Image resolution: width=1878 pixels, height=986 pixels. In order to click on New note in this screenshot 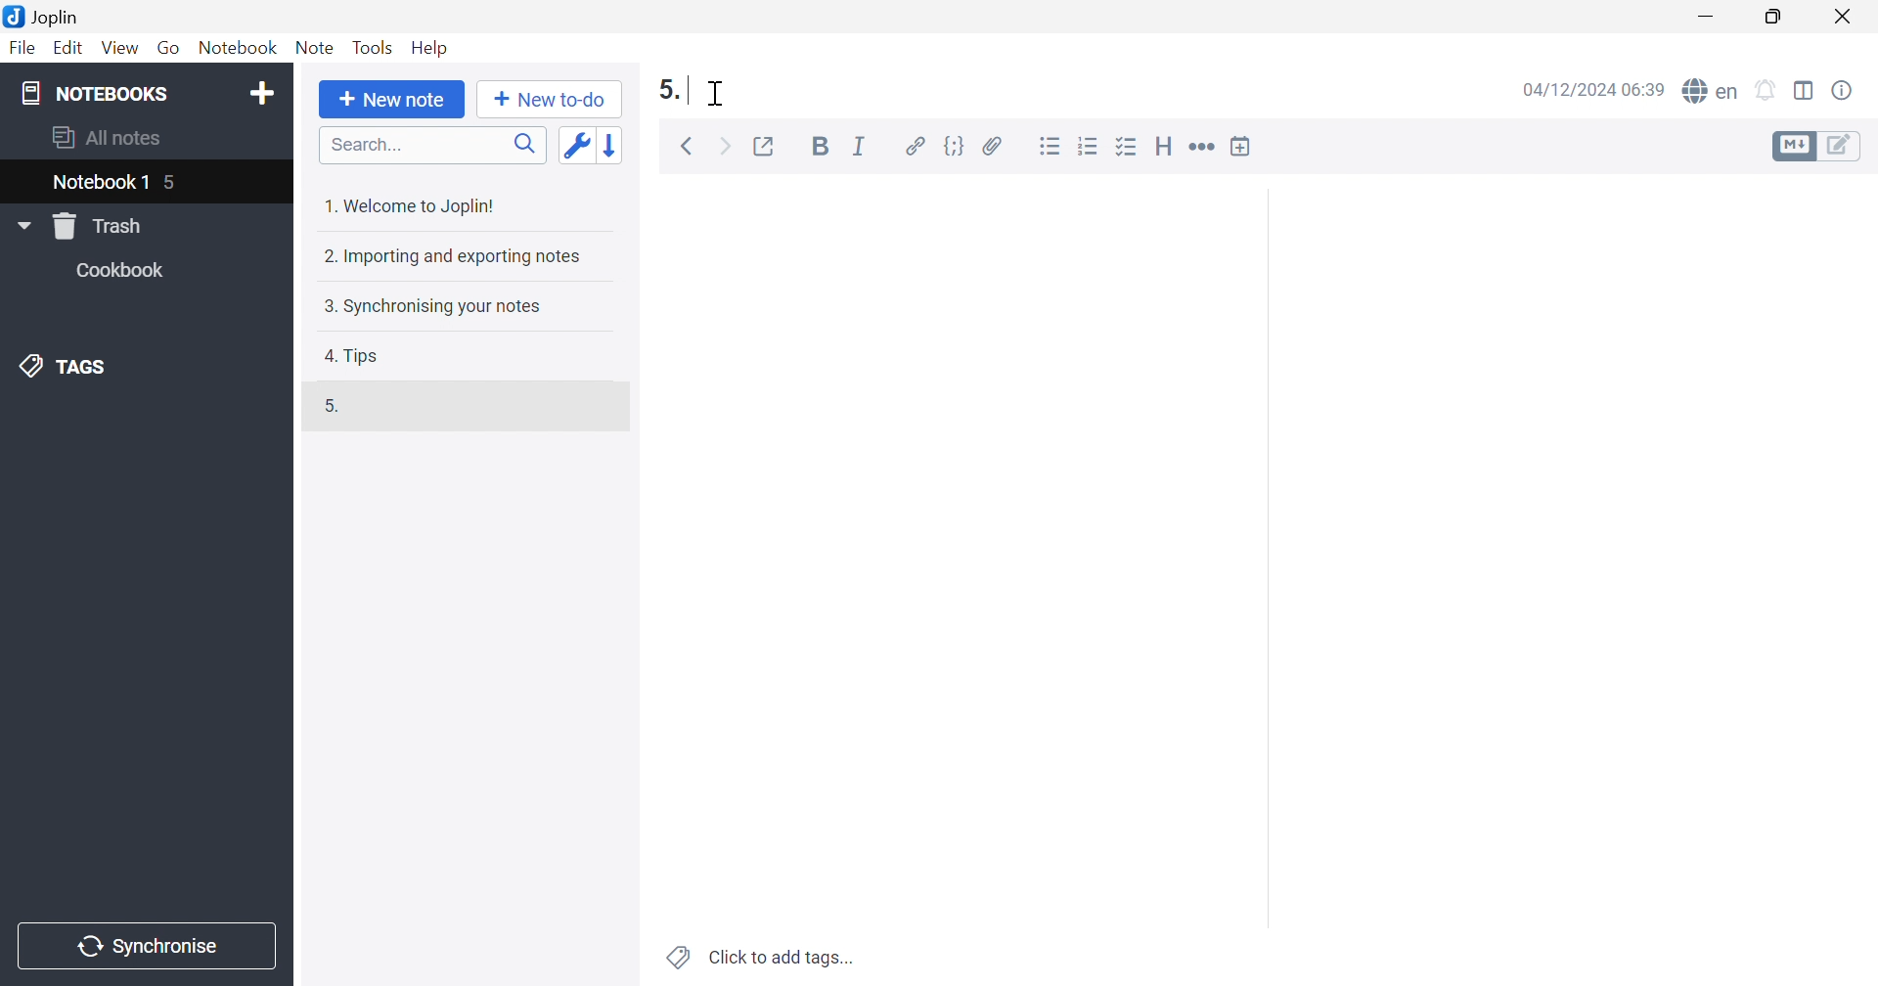, I will do `click(392, 100)`.